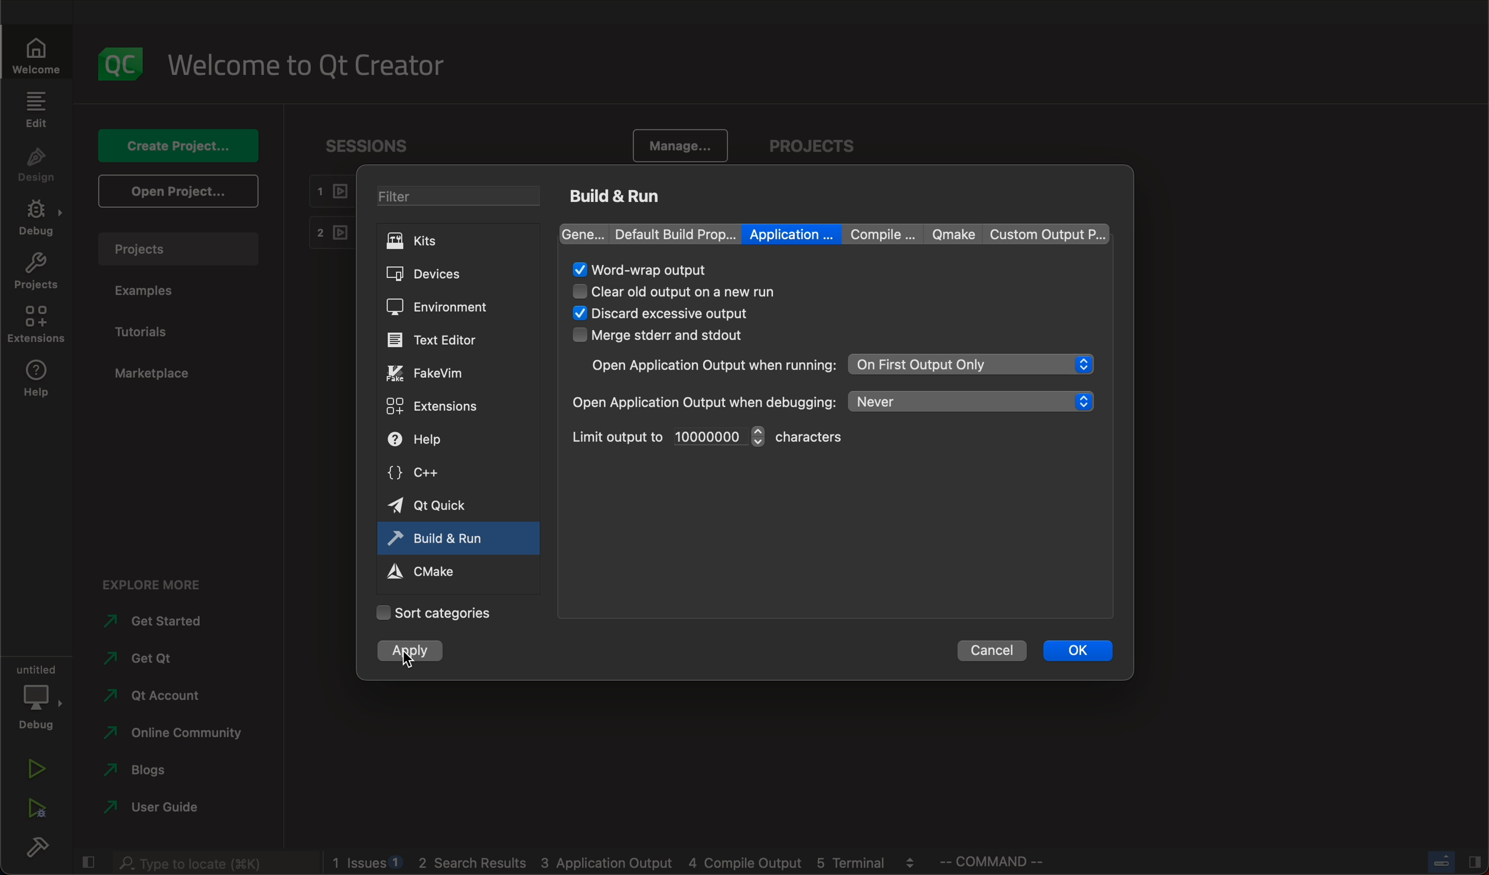  I want to click on close slide bar, so click(1452, 861).